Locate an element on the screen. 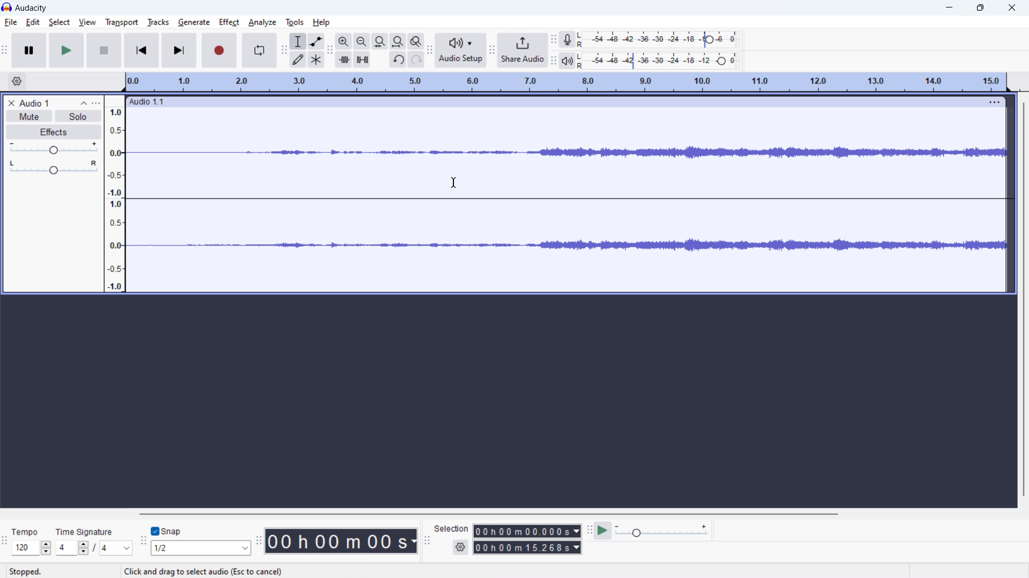  hold to move is located at coordinates (555, 102).